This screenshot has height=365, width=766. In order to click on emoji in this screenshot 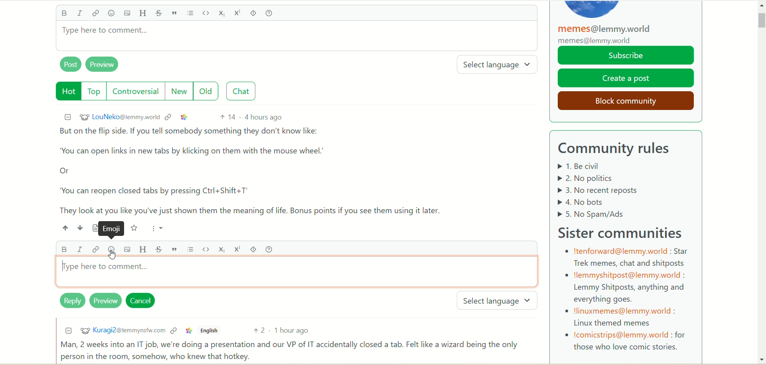, I will do `click(109, 249)`.